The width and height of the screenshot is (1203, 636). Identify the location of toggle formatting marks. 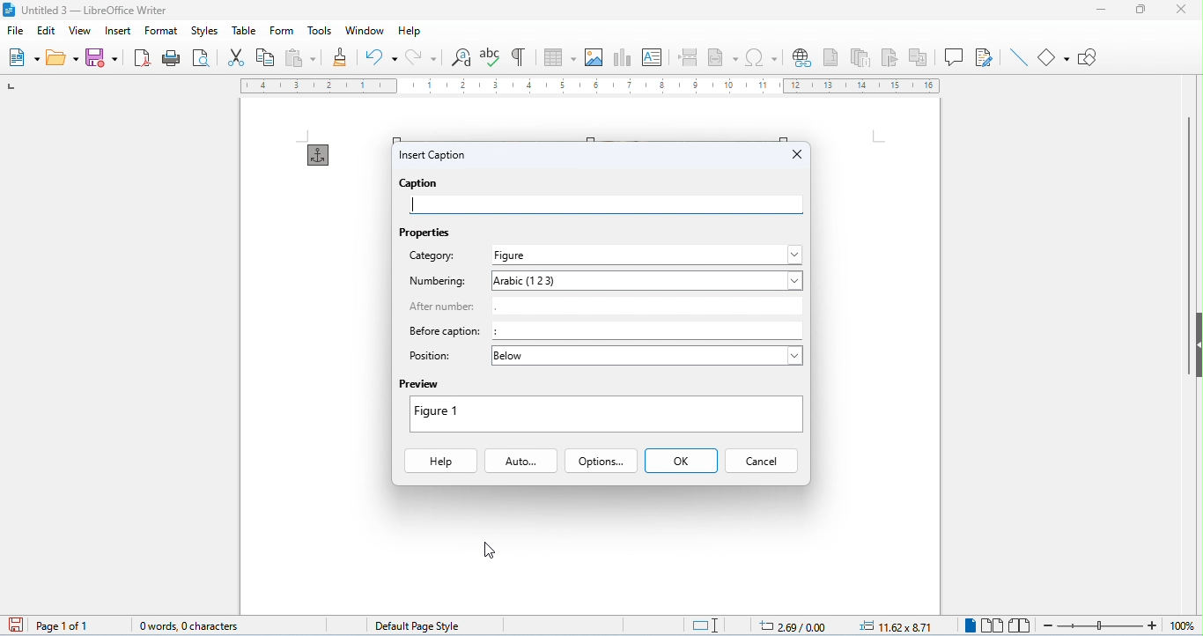
(520, 56).